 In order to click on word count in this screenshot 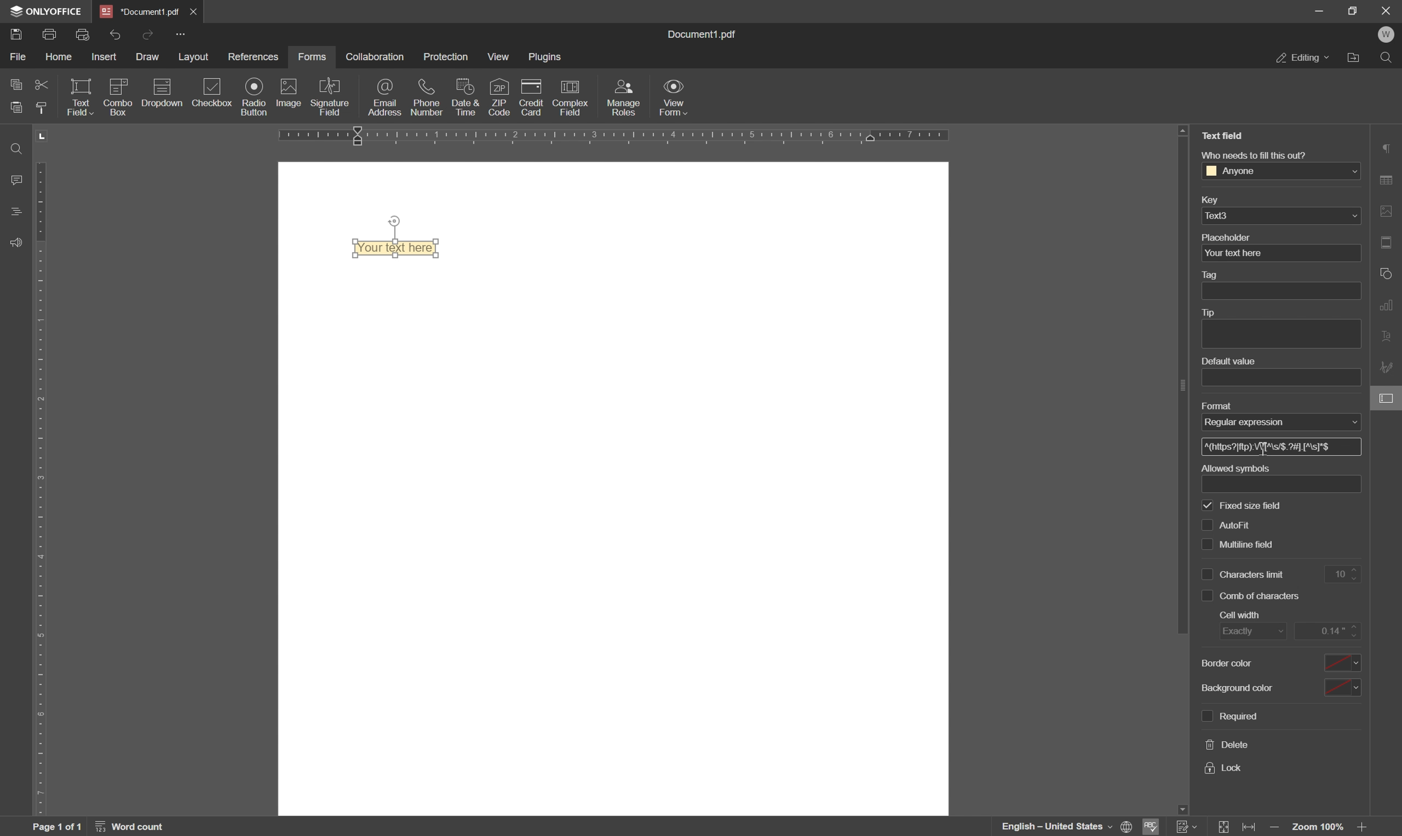, I will do `click(133, 826)`.